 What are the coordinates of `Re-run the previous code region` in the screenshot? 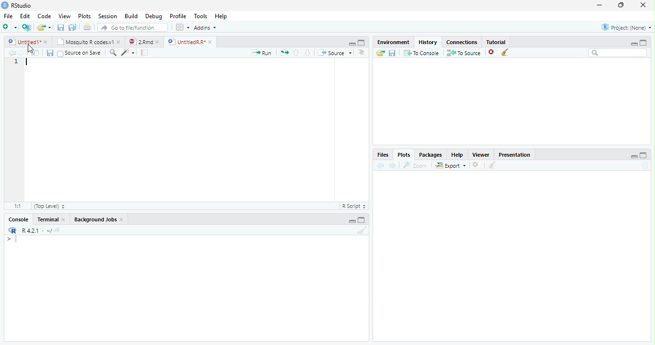 It's located at (284, 53).